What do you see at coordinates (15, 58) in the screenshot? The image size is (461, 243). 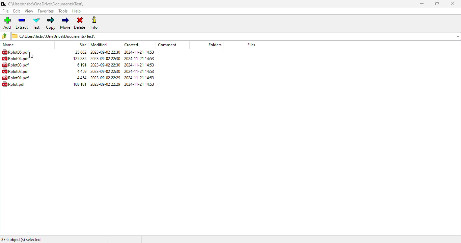 I see `rplot04` at bounding box center [15, 58].